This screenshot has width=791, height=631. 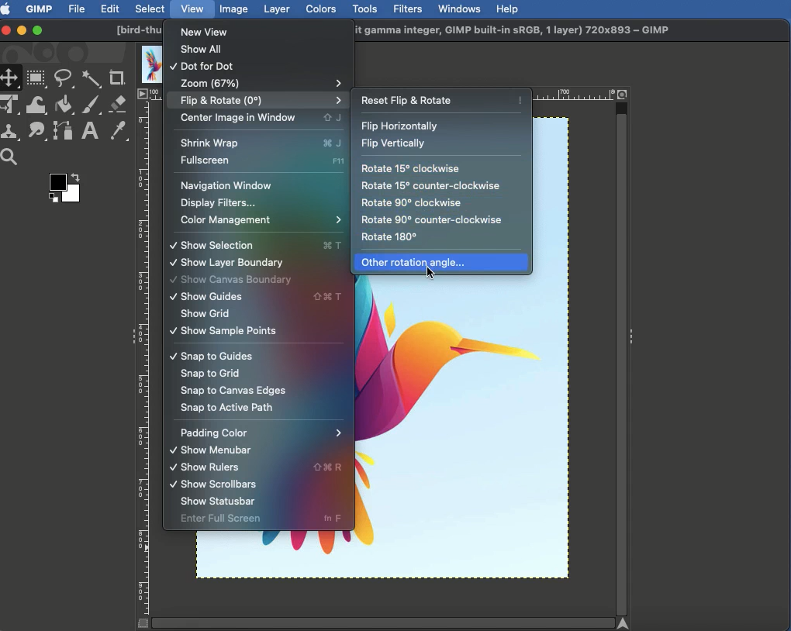 I want to click on Reset flip and rotate, so click(x=442, y=98).